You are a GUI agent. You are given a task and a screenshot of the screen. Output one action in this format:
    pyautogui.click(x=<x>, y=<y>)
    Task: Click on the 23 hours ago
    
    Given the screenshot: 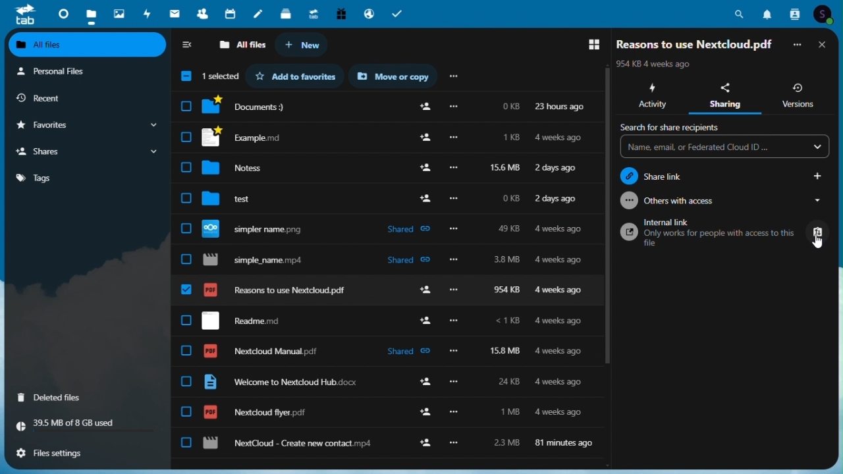 What is the action you would take?
    pyautogui.click(x=560, y=106)
    